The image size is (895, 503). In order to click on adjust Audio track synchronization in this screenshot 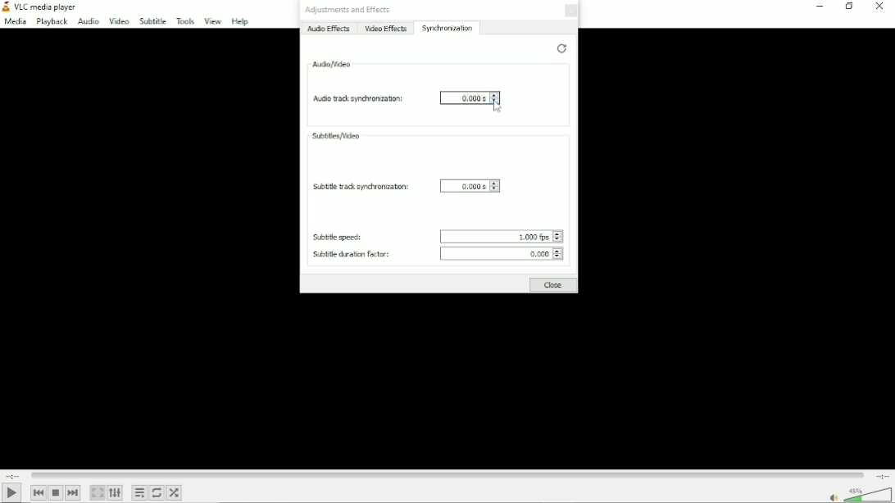, I will do `click(495, 97)`.